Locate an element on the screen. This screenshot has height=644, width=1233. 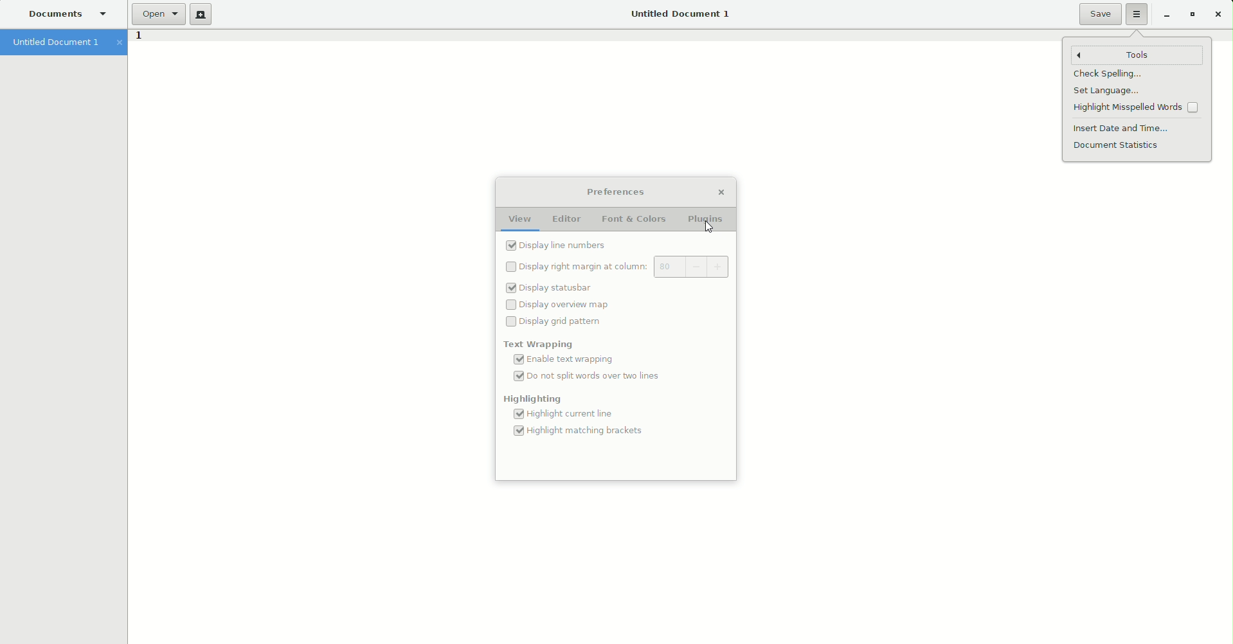
View is located at coordinates (519, 220).